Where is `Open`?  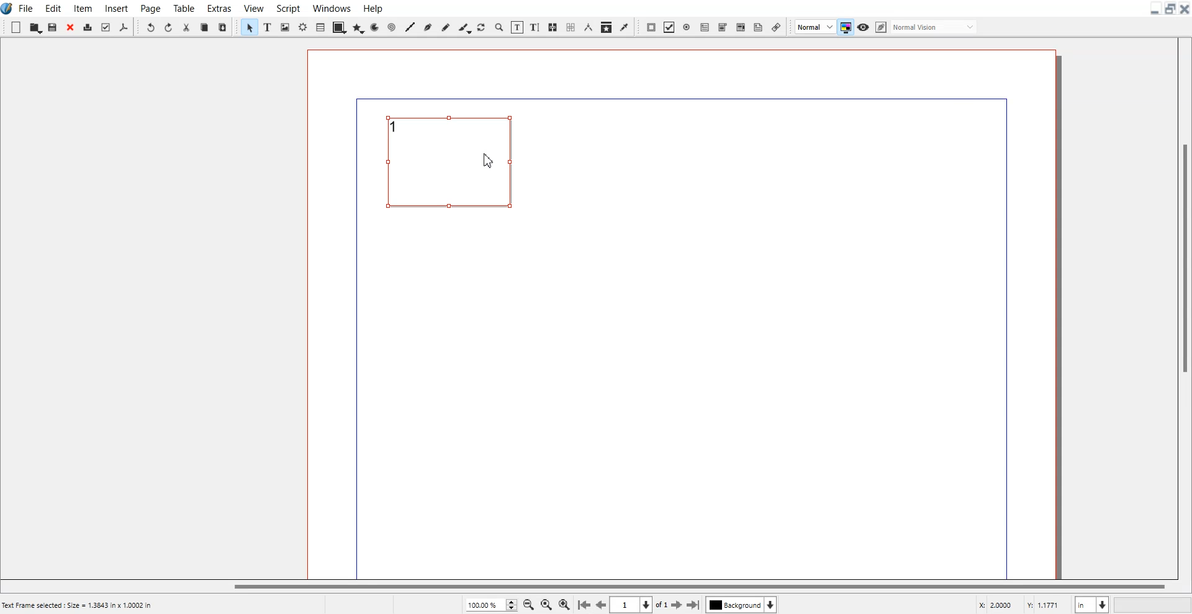
Open is located at coordinates (35, 27).